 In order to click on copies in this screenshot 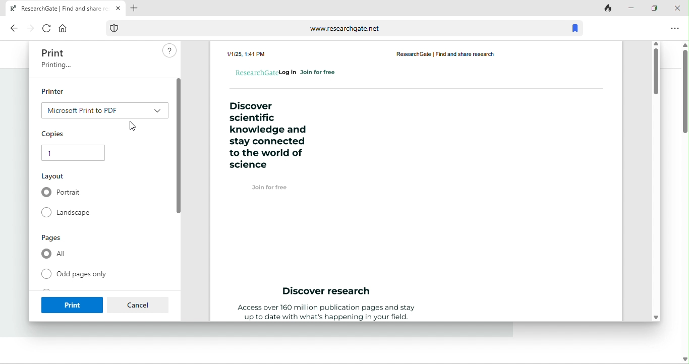, I will do `click(54, 133)`.